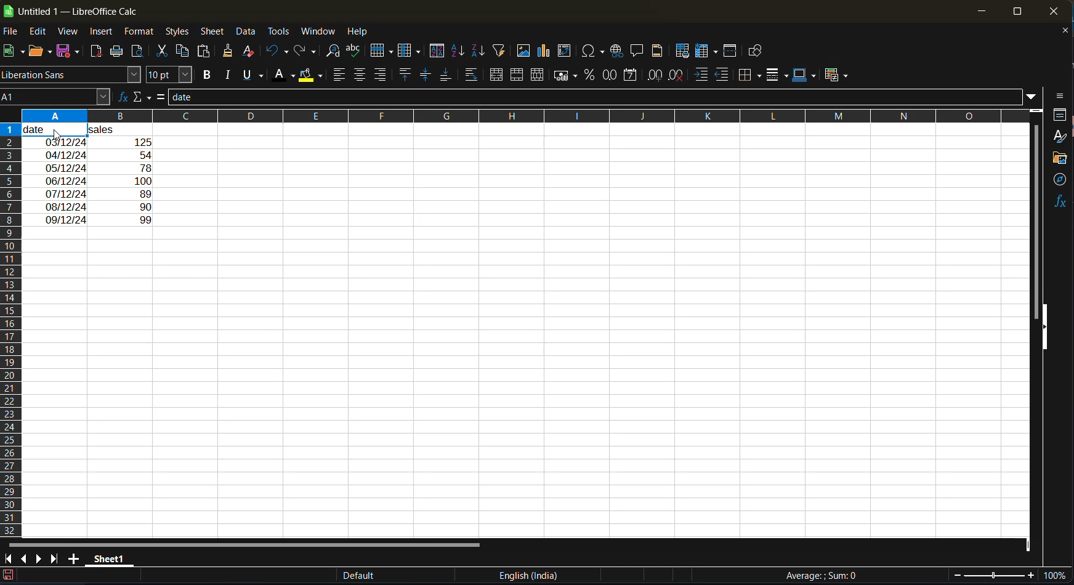 The width and height of the screenshot is (1074, 585). Describe the element at coordinates (209, 75) in the screenshot. I see `bold` at that location.